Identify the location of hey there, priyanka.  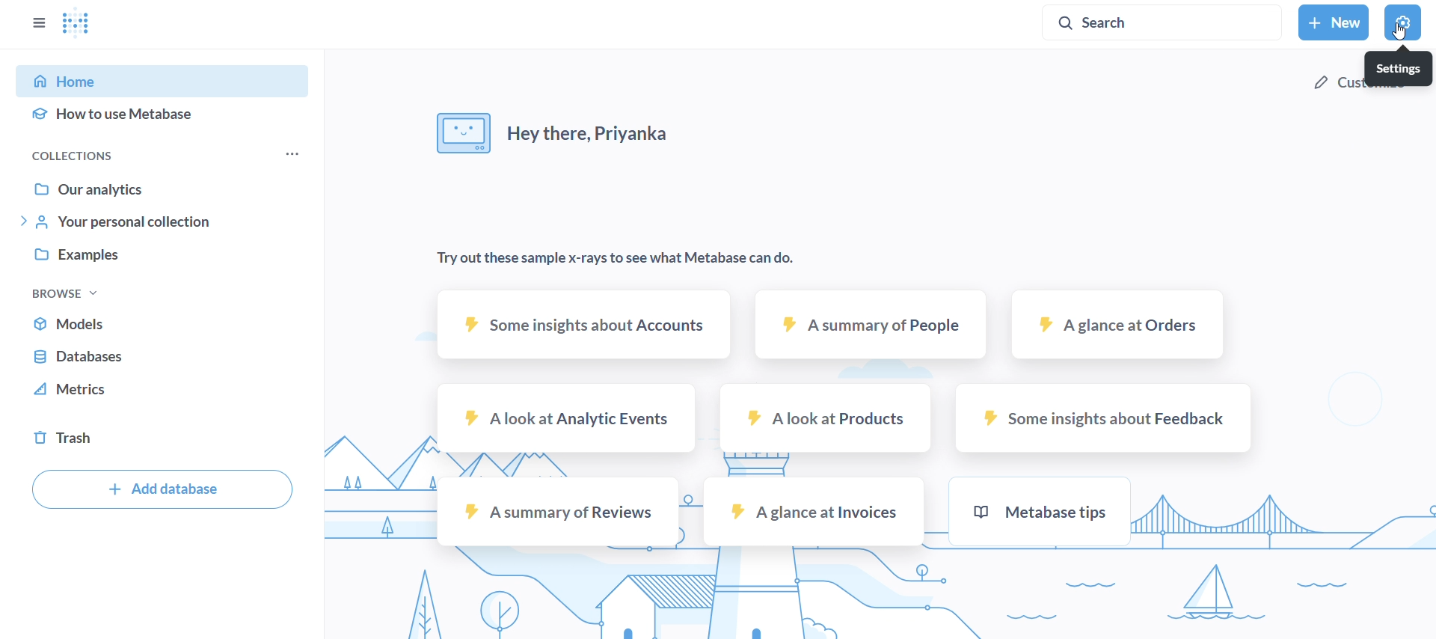
(552, 127).